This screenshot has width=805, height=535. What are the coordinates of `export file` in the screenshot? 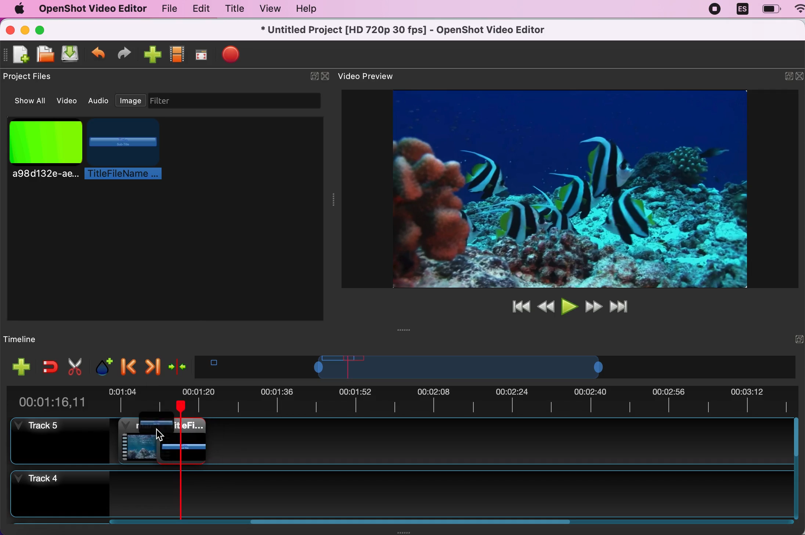 It's located at (236, 56).